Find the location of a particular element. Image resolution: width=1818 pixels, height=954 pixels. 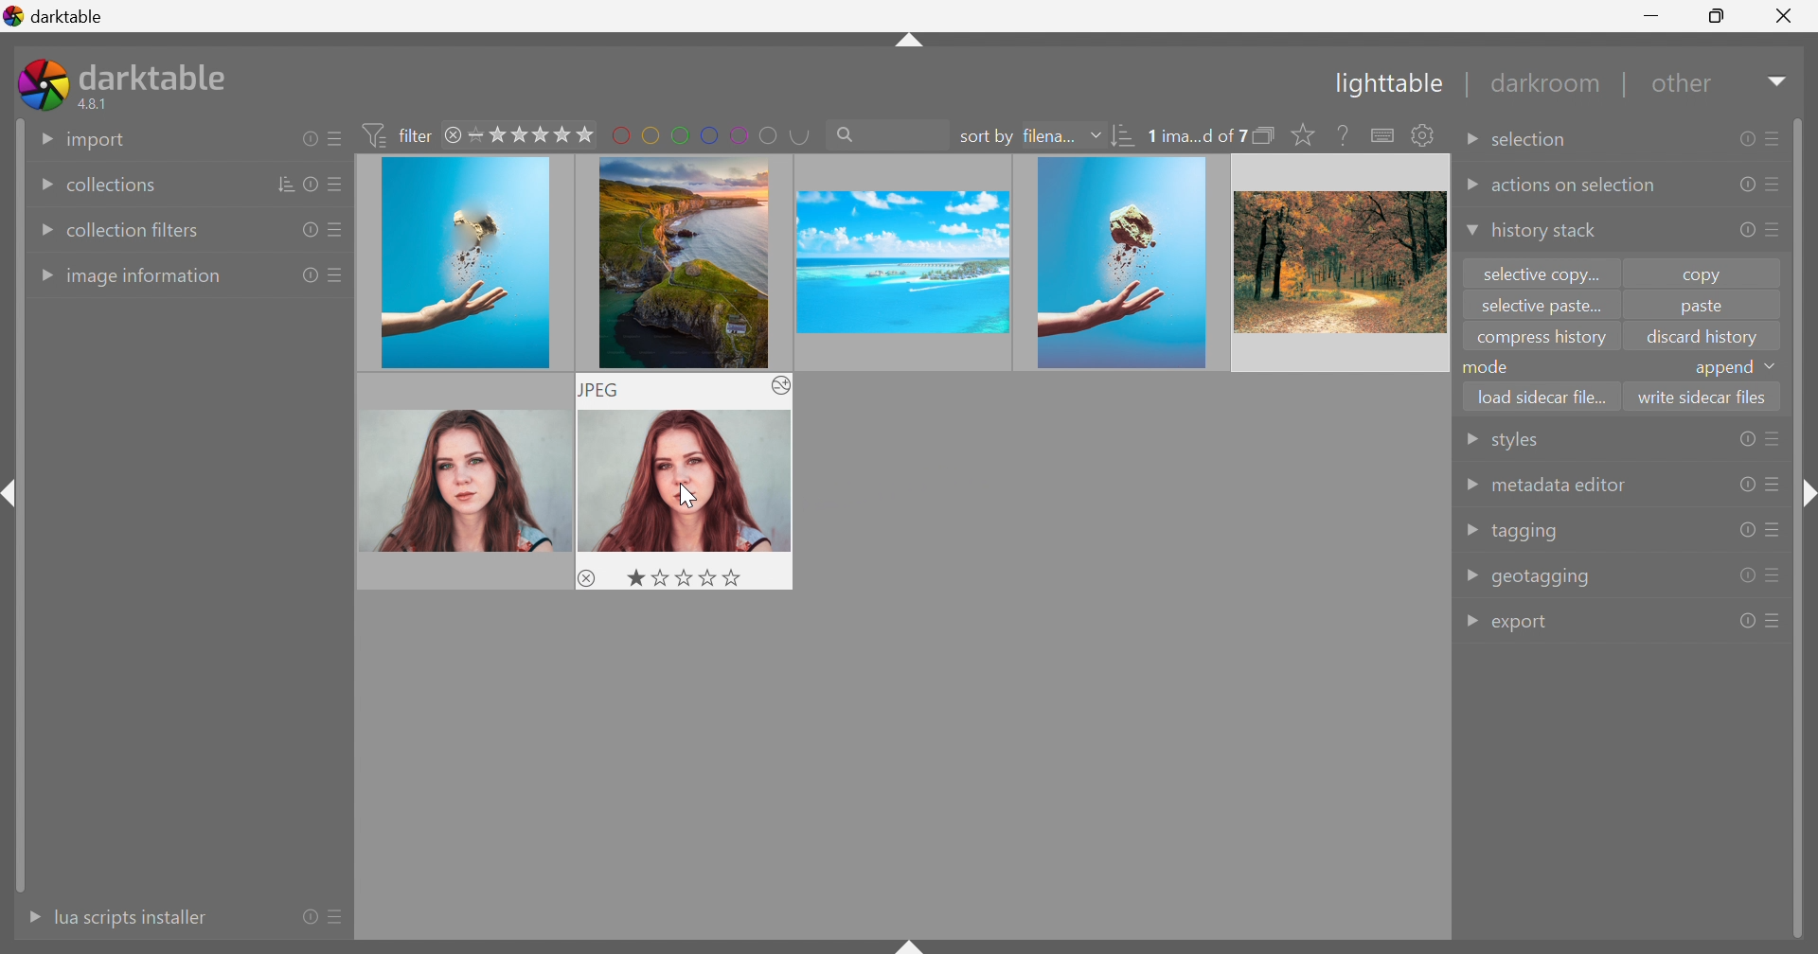

compress history is located at coordinates (1542, 340).